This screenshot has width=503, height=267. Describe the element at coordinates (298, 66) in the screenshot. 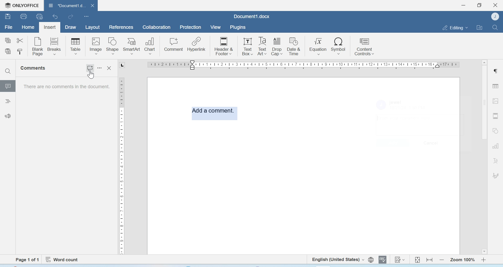

I see `Scale` at that location.